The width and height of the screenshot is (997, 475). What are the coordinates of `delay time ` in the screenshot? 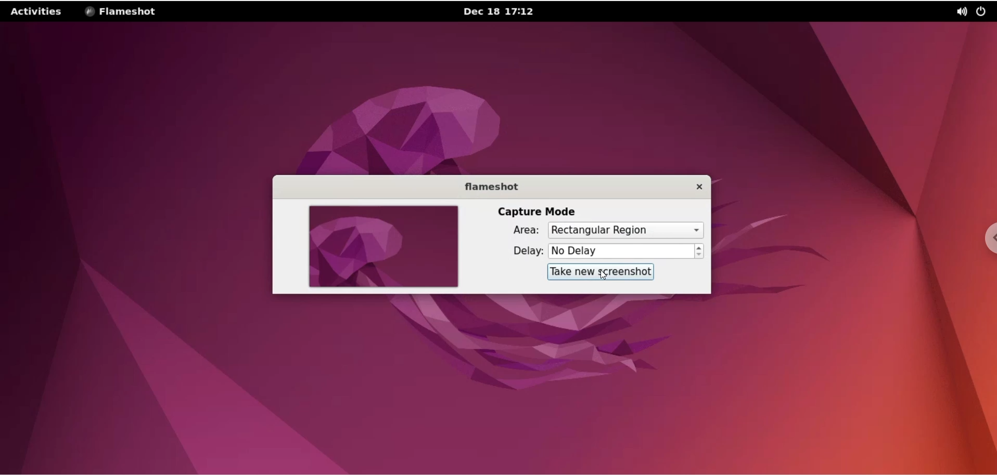 It's located at (621, 252).